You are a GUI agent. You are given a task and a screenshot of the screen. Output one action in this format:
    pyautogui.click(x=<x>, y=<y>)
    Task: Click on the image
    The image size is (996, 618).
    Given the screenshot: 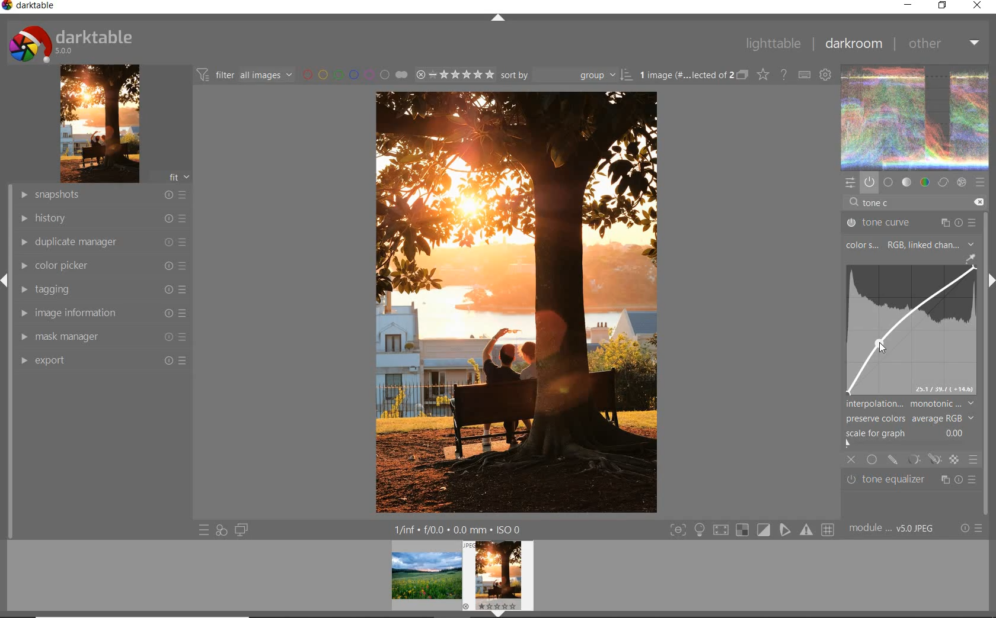 What is the action you would take?
    pyautogui.click(x=915, y=116)
    